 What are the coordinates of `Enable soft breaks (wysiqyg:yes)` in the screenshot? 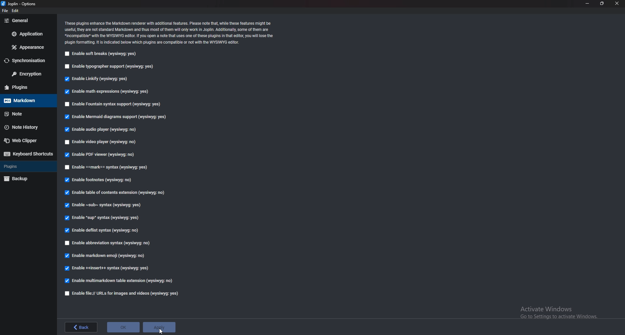 It's located at (101, 54).